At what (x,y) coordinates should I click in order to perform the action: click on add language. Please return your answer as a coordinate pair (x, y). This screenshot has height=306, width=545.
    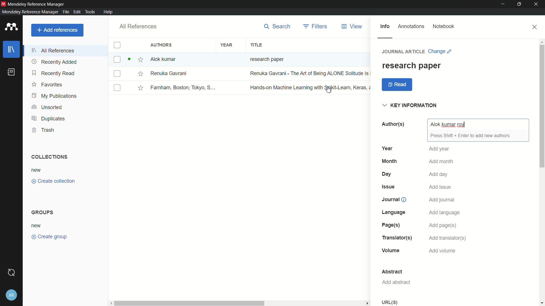
    Looking at the image, I should click on (445, 212).